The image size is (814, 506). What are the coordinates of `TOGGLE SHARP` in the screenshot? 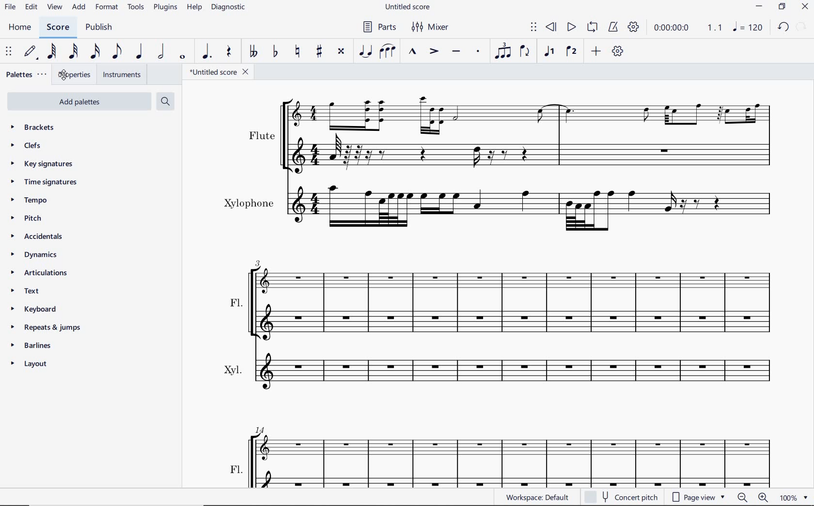 It's located at (318, 52).